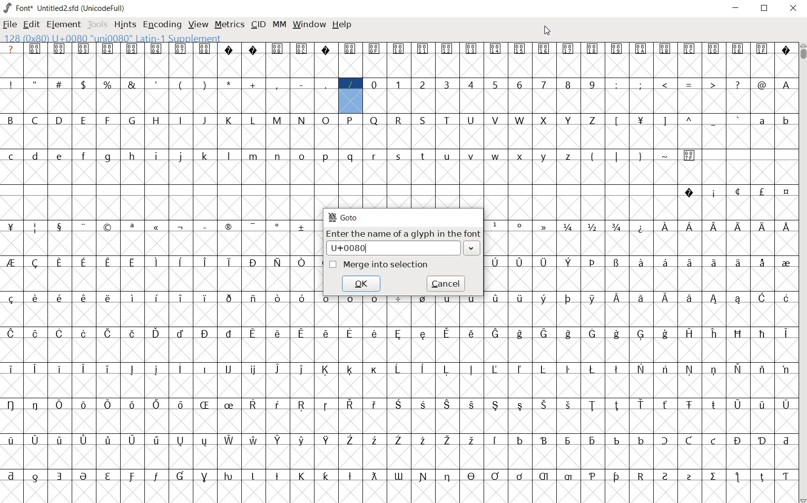  What do you see at coordinates (543, 84) in the screenshot?
I see `glyph` at bounding box center [543, 84].